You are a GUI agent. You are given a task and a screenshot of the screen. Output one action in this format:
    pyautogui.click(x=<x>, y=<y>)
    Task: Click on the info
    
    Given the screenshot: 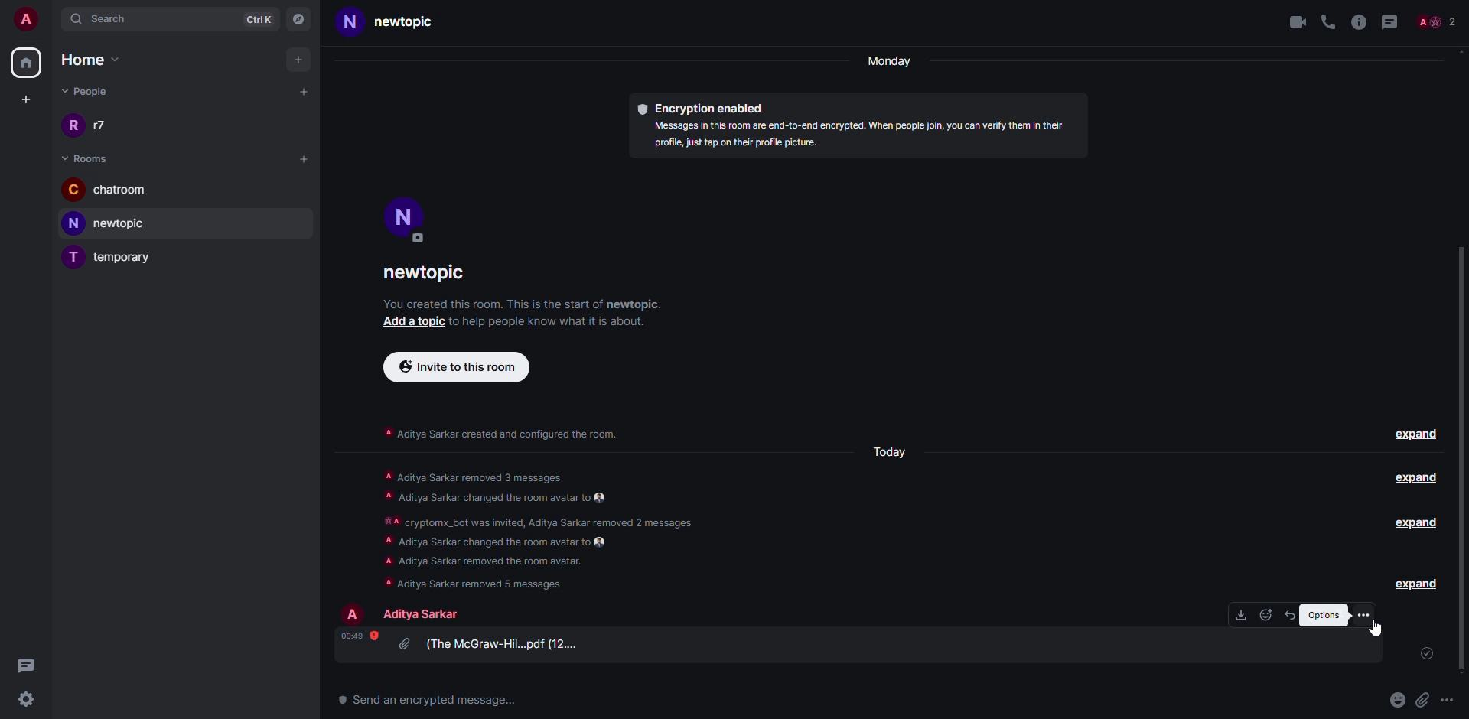 What is the action you would take?
    pyautogui.click(x=558, y=324)
    